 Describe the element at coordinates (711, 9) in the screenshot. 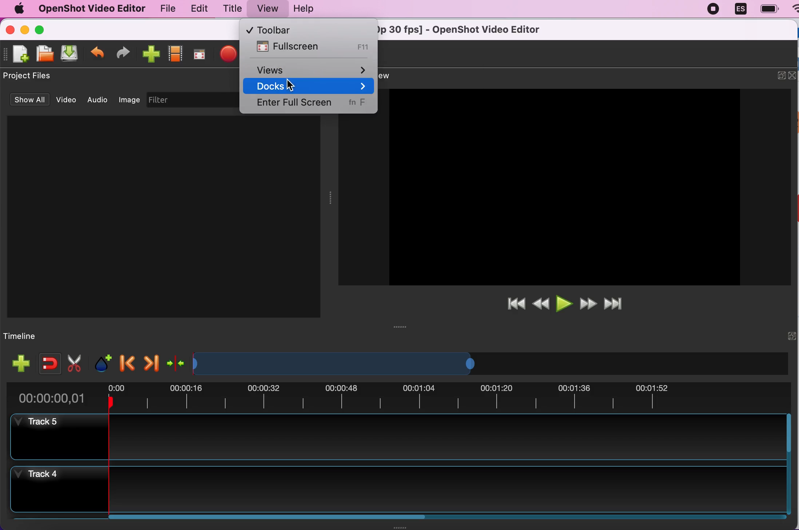

I see `recording stopped` at that location.